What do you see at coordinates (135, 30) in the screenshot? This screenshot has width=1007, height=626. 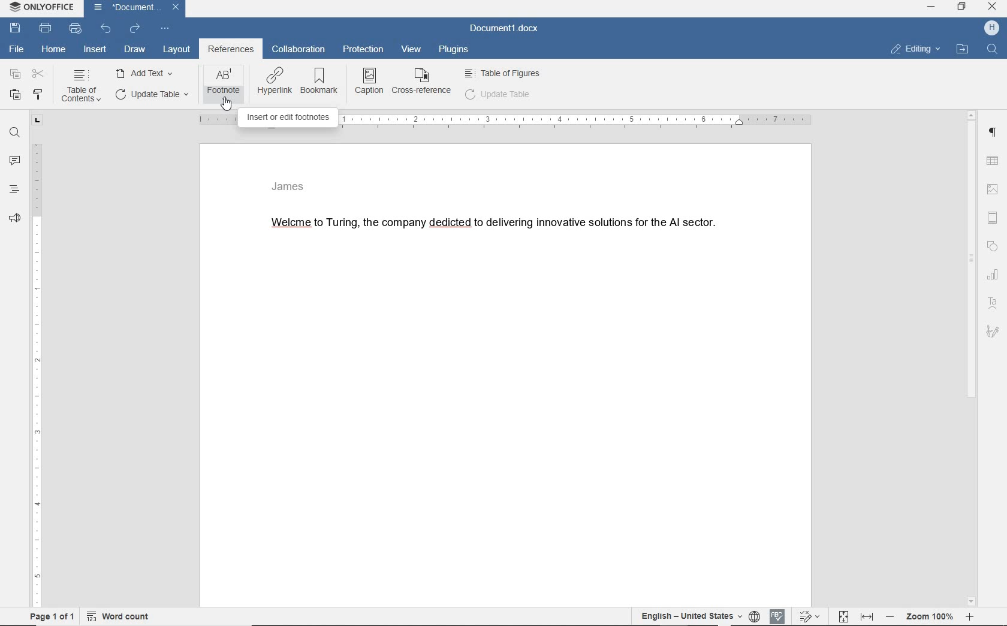 I see `redo` at bounding box center [135, 30].